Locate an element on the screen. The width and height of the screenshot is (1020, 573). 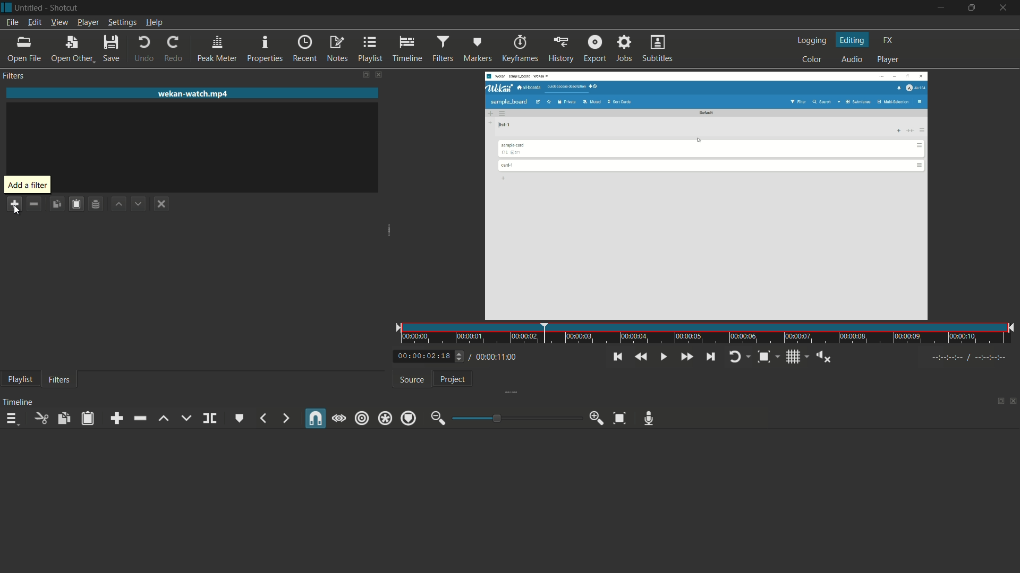
scrub while dragging is located at coordinates (338, 419).